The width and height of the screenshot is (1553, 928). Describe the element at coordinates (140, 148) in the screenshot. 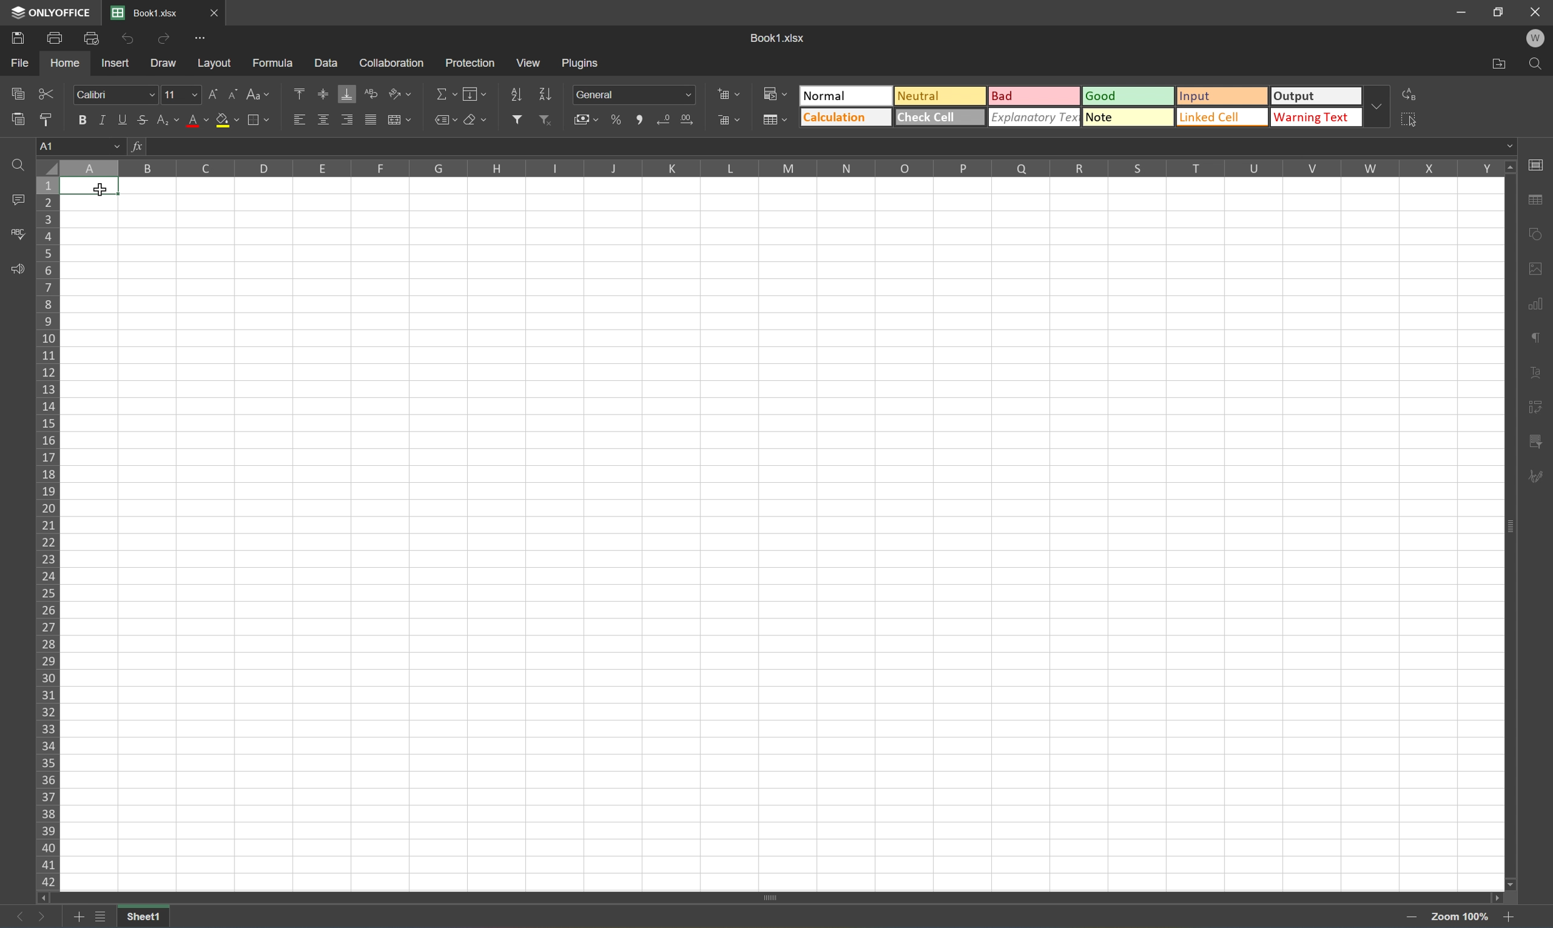

I see `fx` at that location.